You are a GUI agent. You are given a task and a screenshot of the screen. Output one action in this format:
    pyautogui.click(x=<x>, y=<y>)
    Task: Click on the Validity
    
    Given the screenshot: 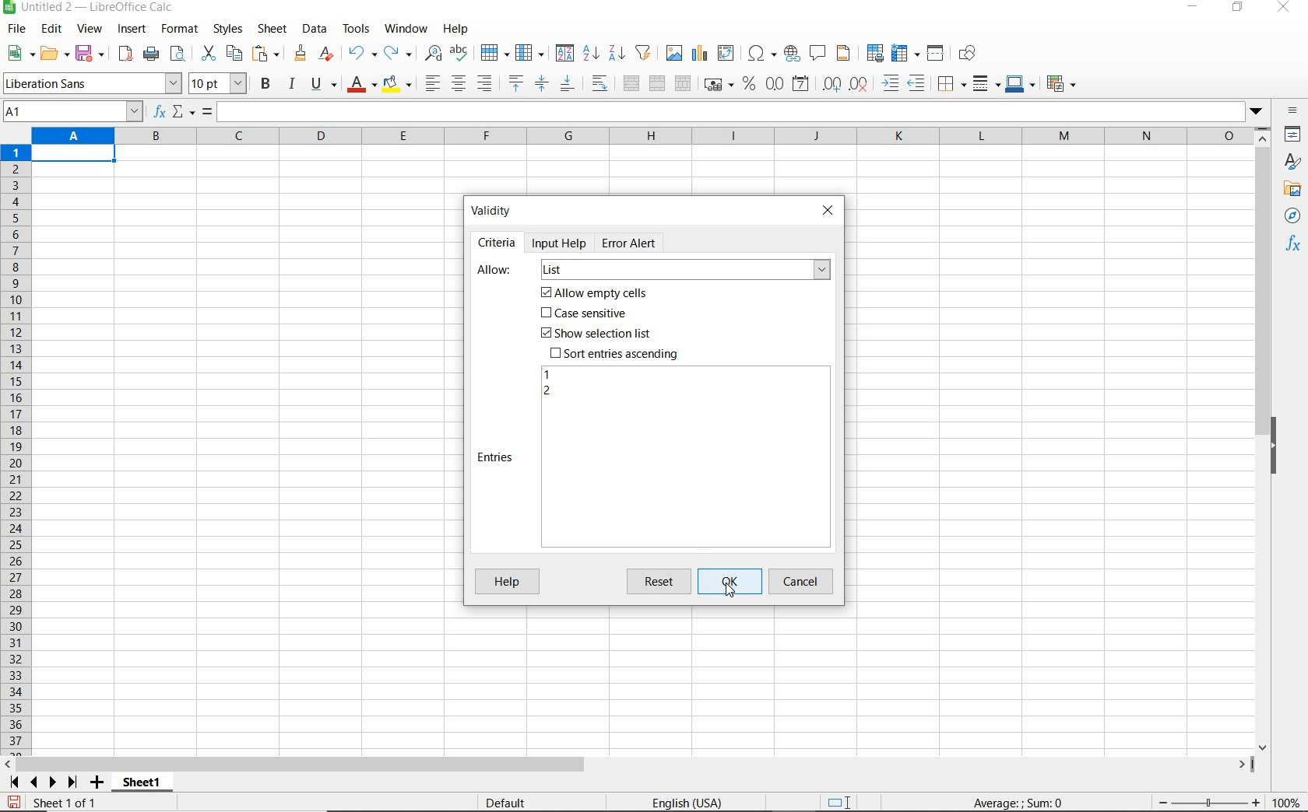 What is the action you would take?
    pyautogui.click(x=492, y=209)
    